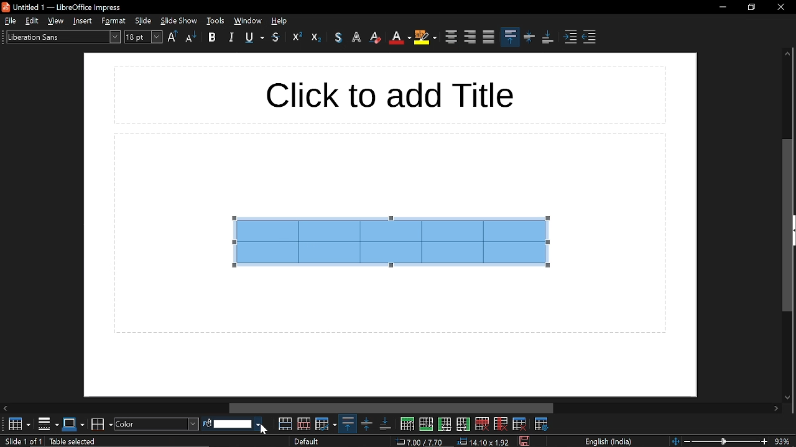 This screenshot has width=796, height=447. What do you see at coordinates (520, 423) in the screenshot?
I see `delete table` at bounding box center [520, 423].